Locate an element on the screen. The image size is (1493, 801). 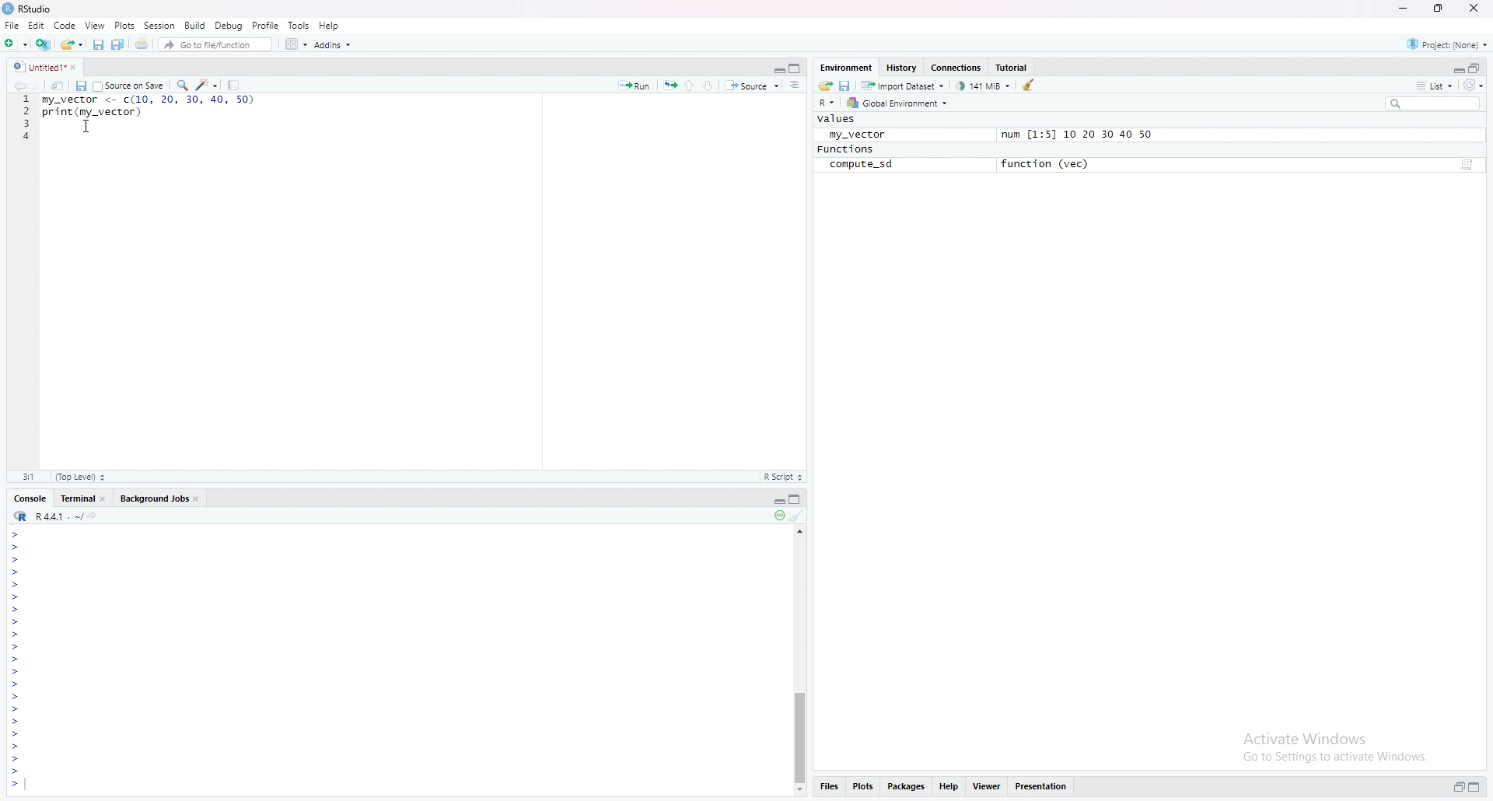
Import Dataset is located at coordinates (904, 85).